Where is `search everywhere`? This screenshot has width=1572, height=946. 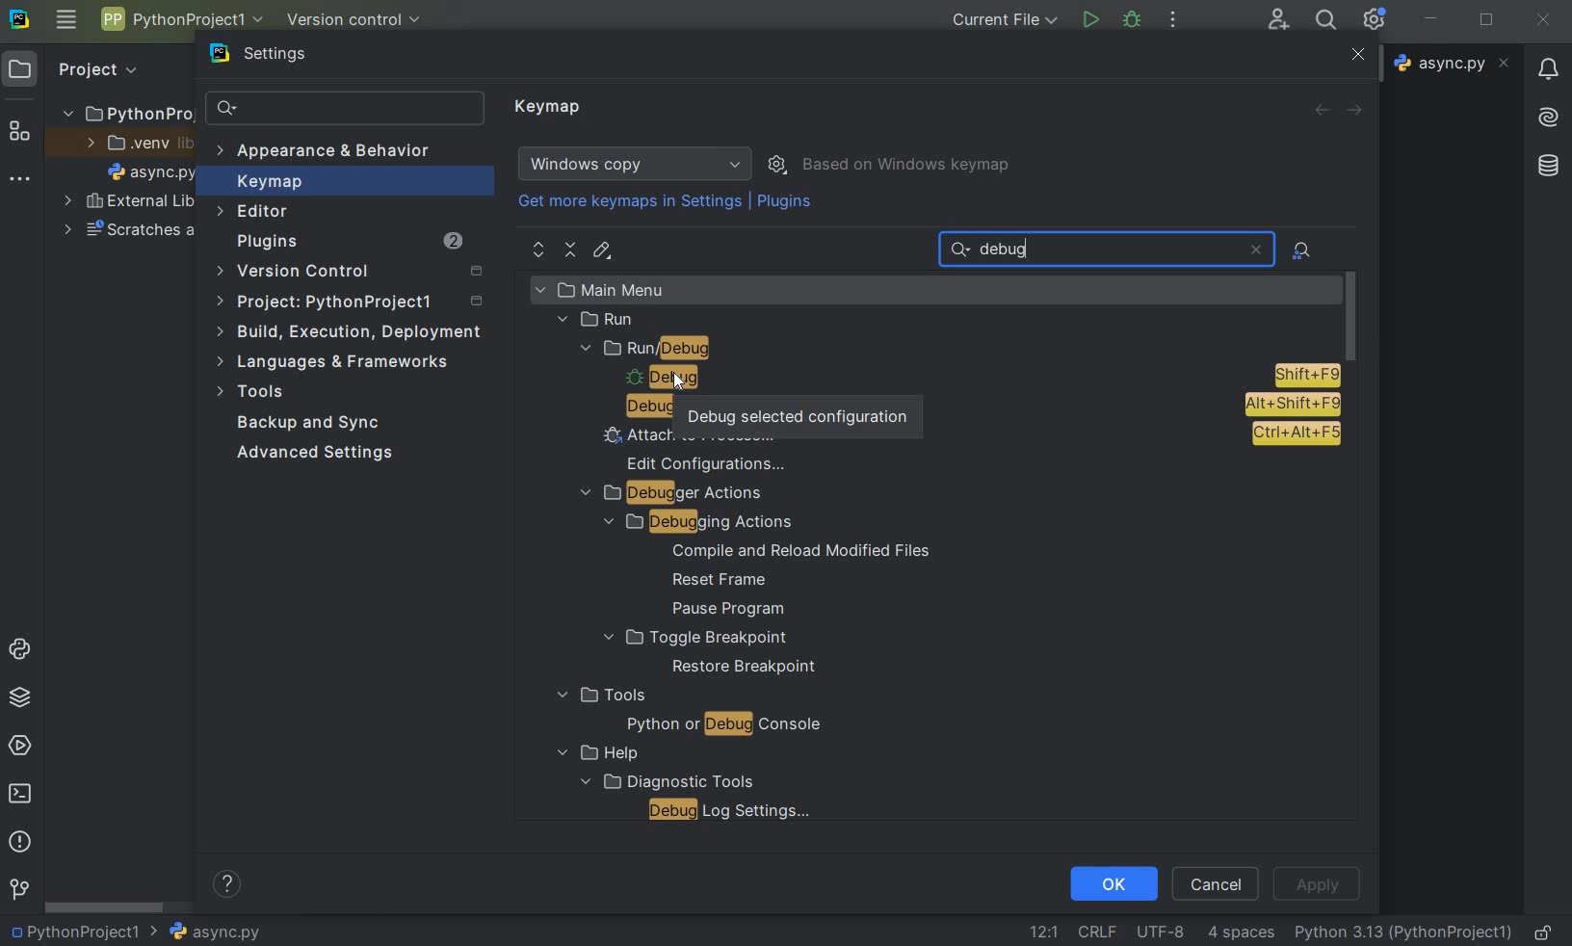 search everywhere is located at coordinates (1323, 22).